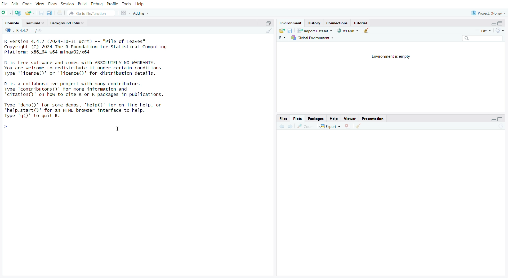 The height and width of the screenshot is (278, 508). I want to click on Plots, so click(298, 118).